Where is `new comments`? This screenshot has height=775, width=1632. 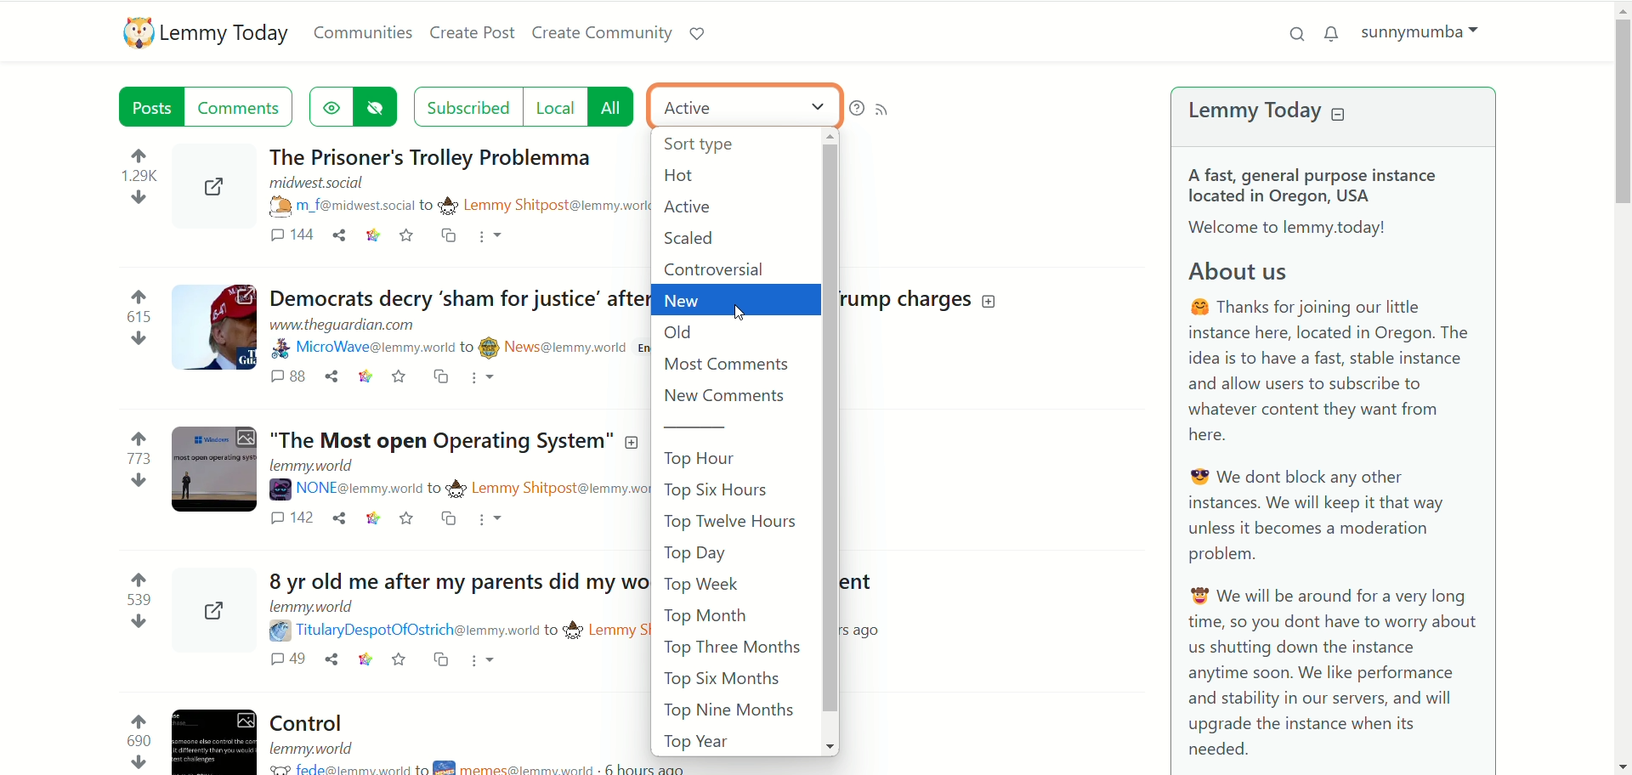 new comments is located at coordinates (726, 396).